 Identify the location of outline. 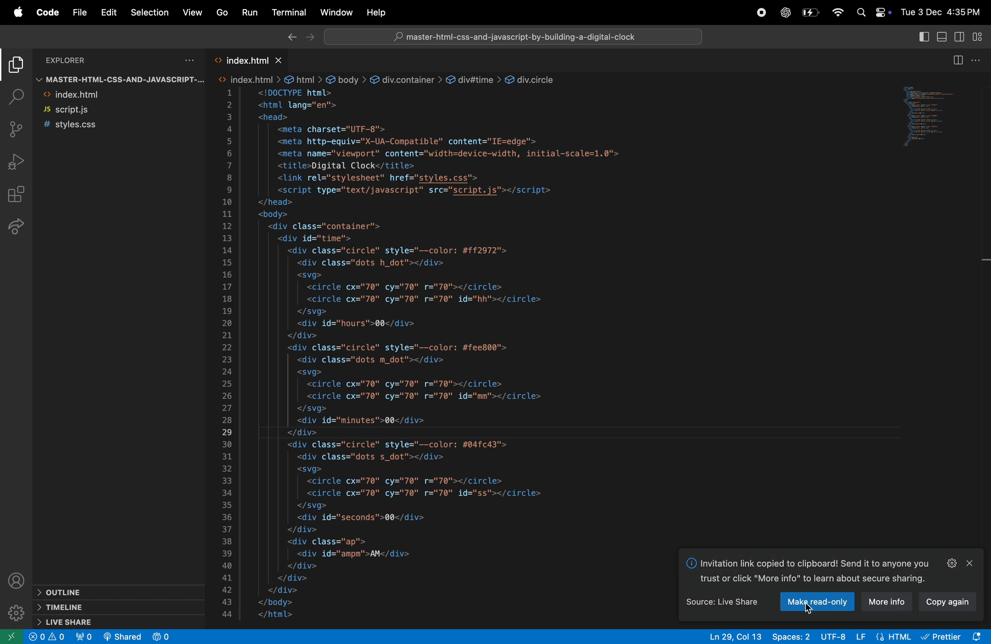
(64, 590).